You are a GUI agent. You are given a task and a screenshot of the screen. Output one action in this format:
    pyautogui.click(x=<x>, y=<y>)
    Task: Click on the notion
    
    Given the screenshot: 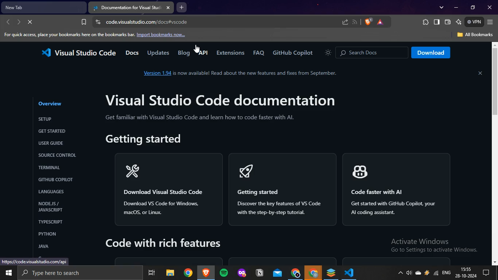 What is the action you would take?
    pyautogui.click(x=259, y=273)
    